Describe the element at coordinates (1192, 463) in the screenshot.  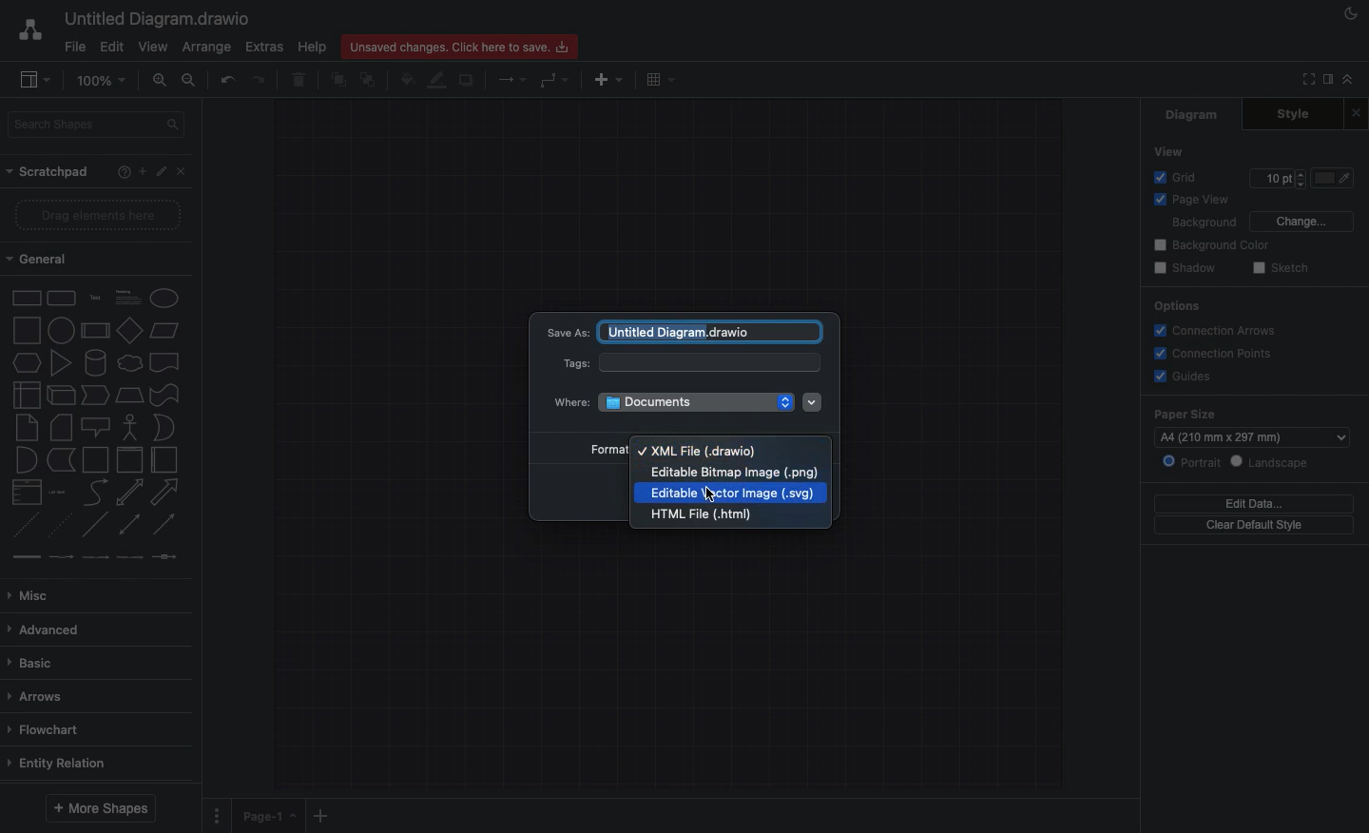
I see `Portrait ` at that location.